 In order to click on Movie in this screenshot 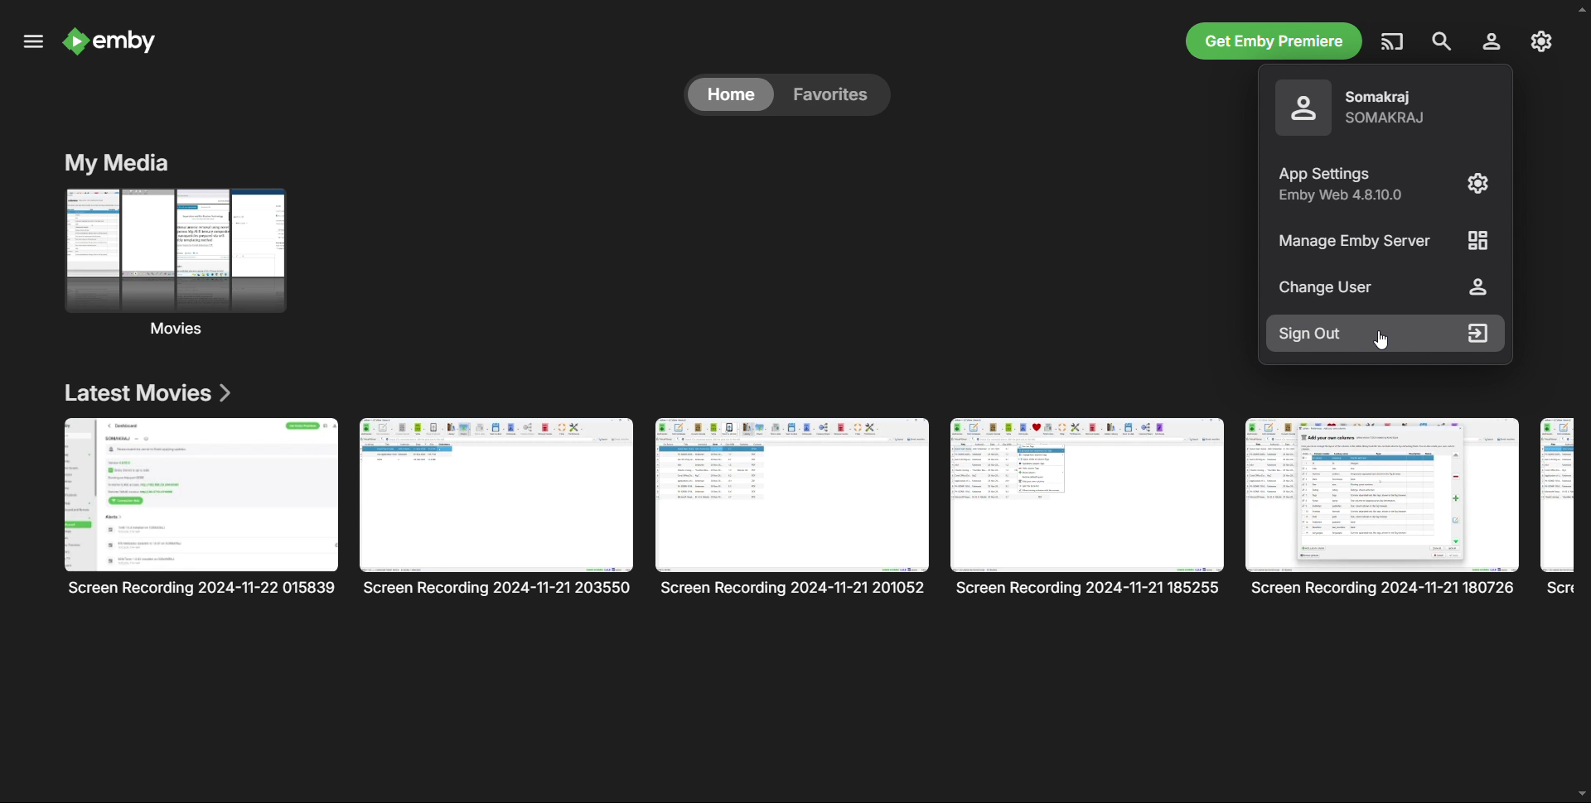, I will do `click(496, 507)`.